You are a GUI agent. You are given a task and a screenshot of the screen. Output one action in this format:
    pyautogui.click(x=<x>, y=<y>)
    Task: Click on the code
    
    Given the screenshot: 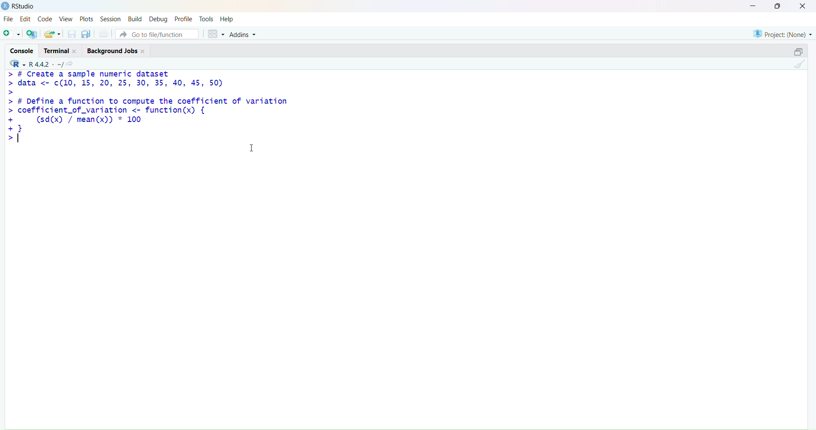 What is the action you would take?
    pyautogui.click(x=45, y=19)
    